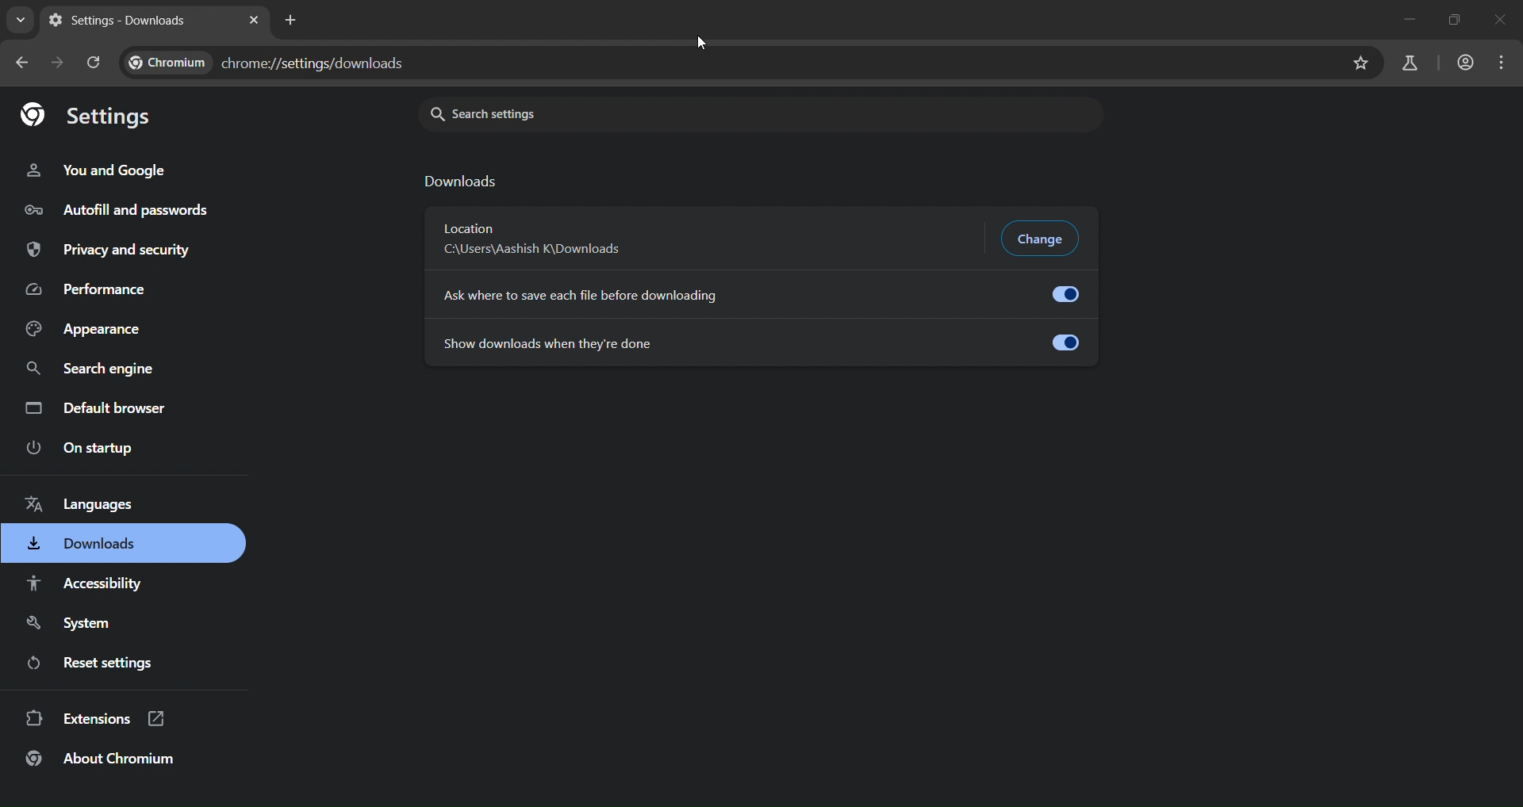  I want to click on search labs, so click(1409, 63).